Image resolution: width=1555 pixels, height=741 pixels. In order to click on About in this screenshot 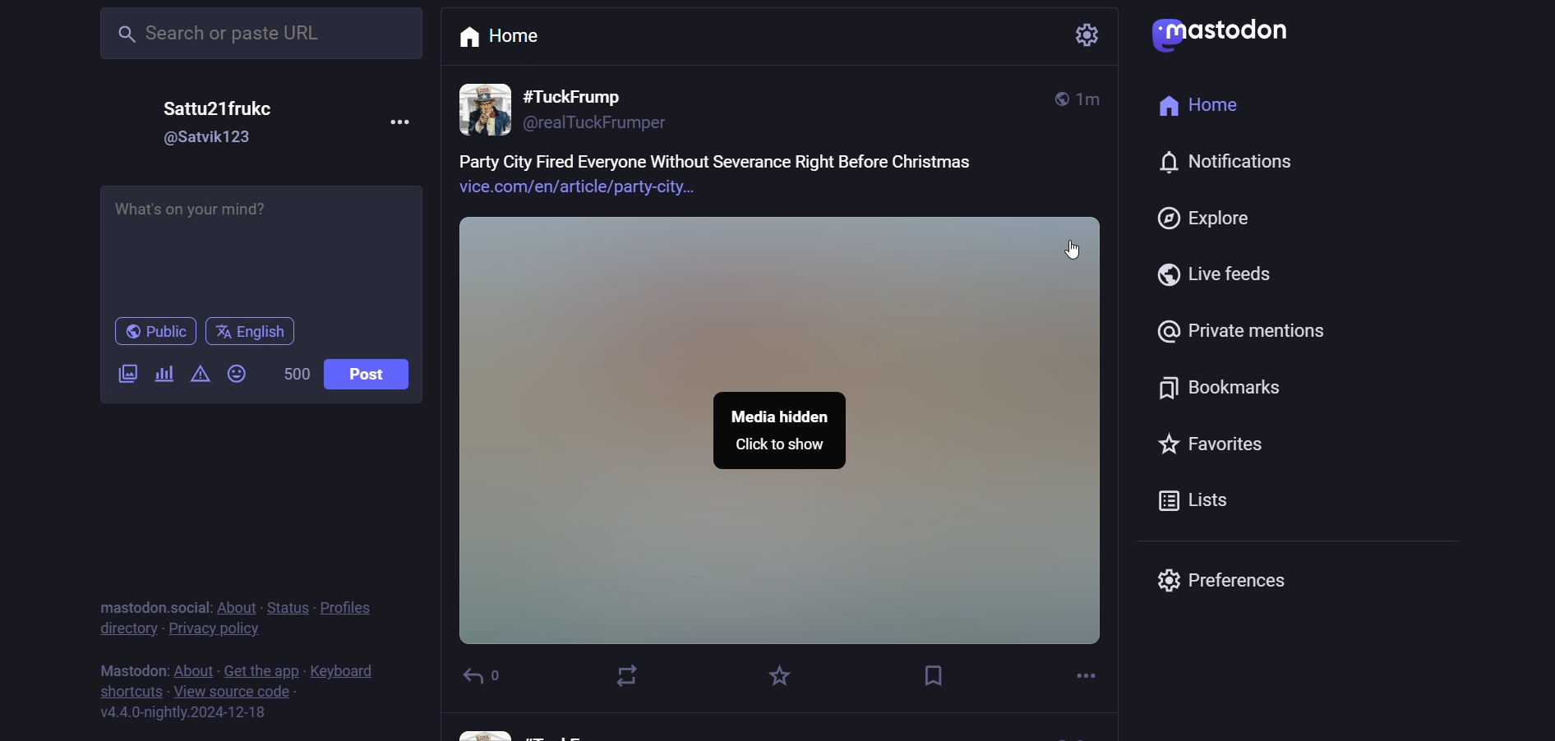, I will do `click(235, 604)`.